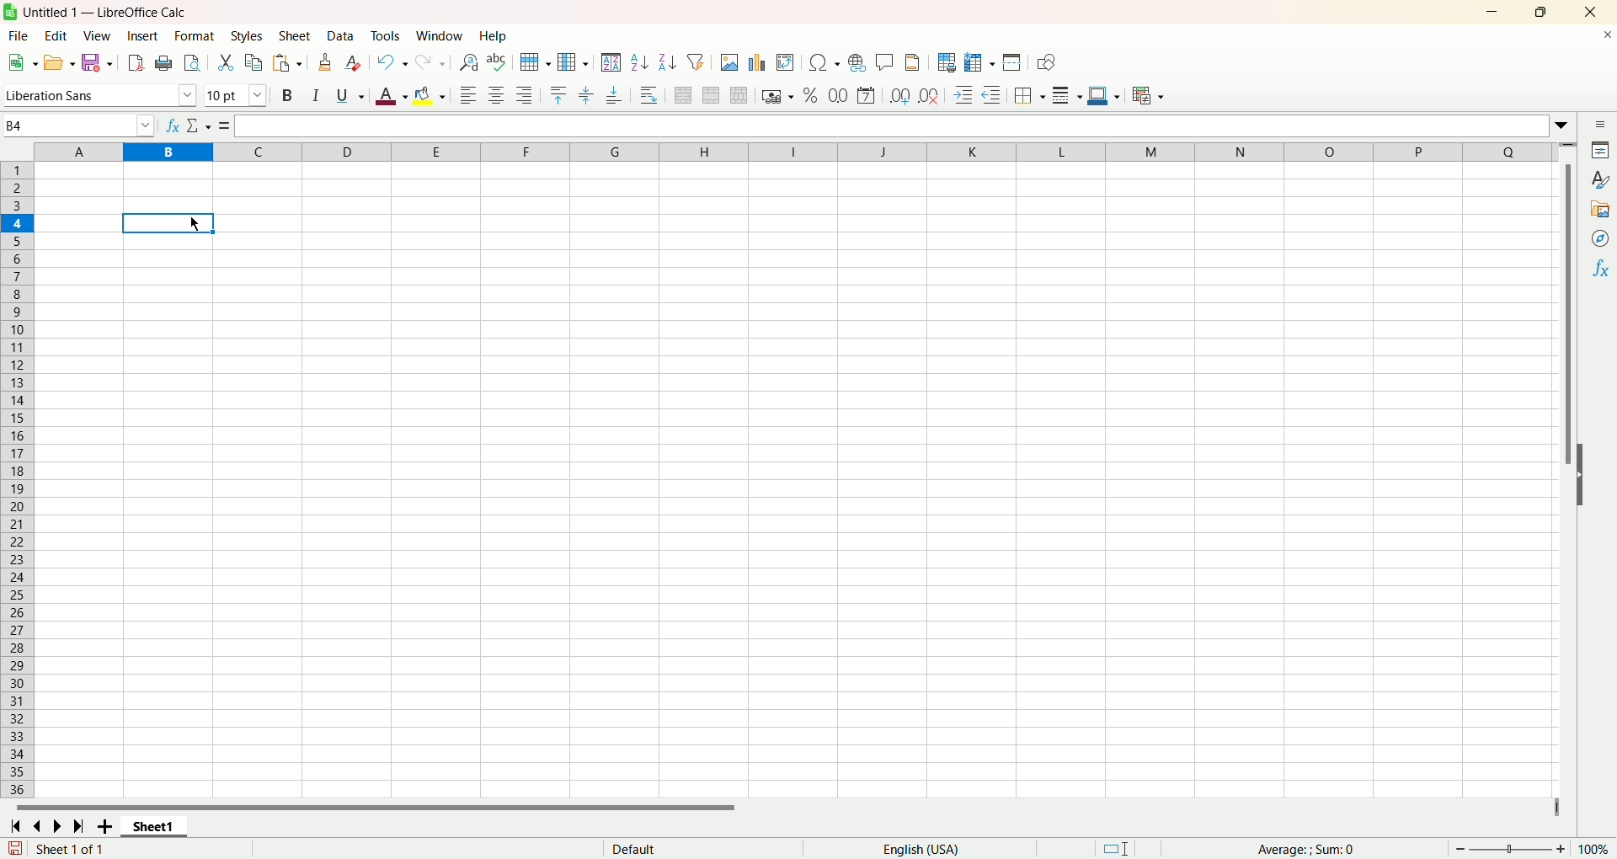  What do you see at coordinates (467, 63) in the screenshot?
I see `find and replace` at bounding box center [467, 63].